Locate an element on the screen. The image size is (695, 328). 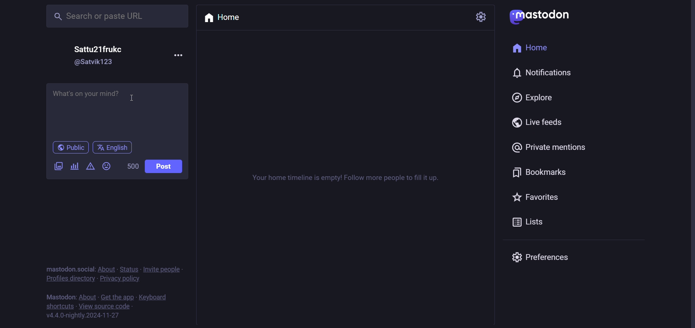
get the app is located at coordinates (117, 297).